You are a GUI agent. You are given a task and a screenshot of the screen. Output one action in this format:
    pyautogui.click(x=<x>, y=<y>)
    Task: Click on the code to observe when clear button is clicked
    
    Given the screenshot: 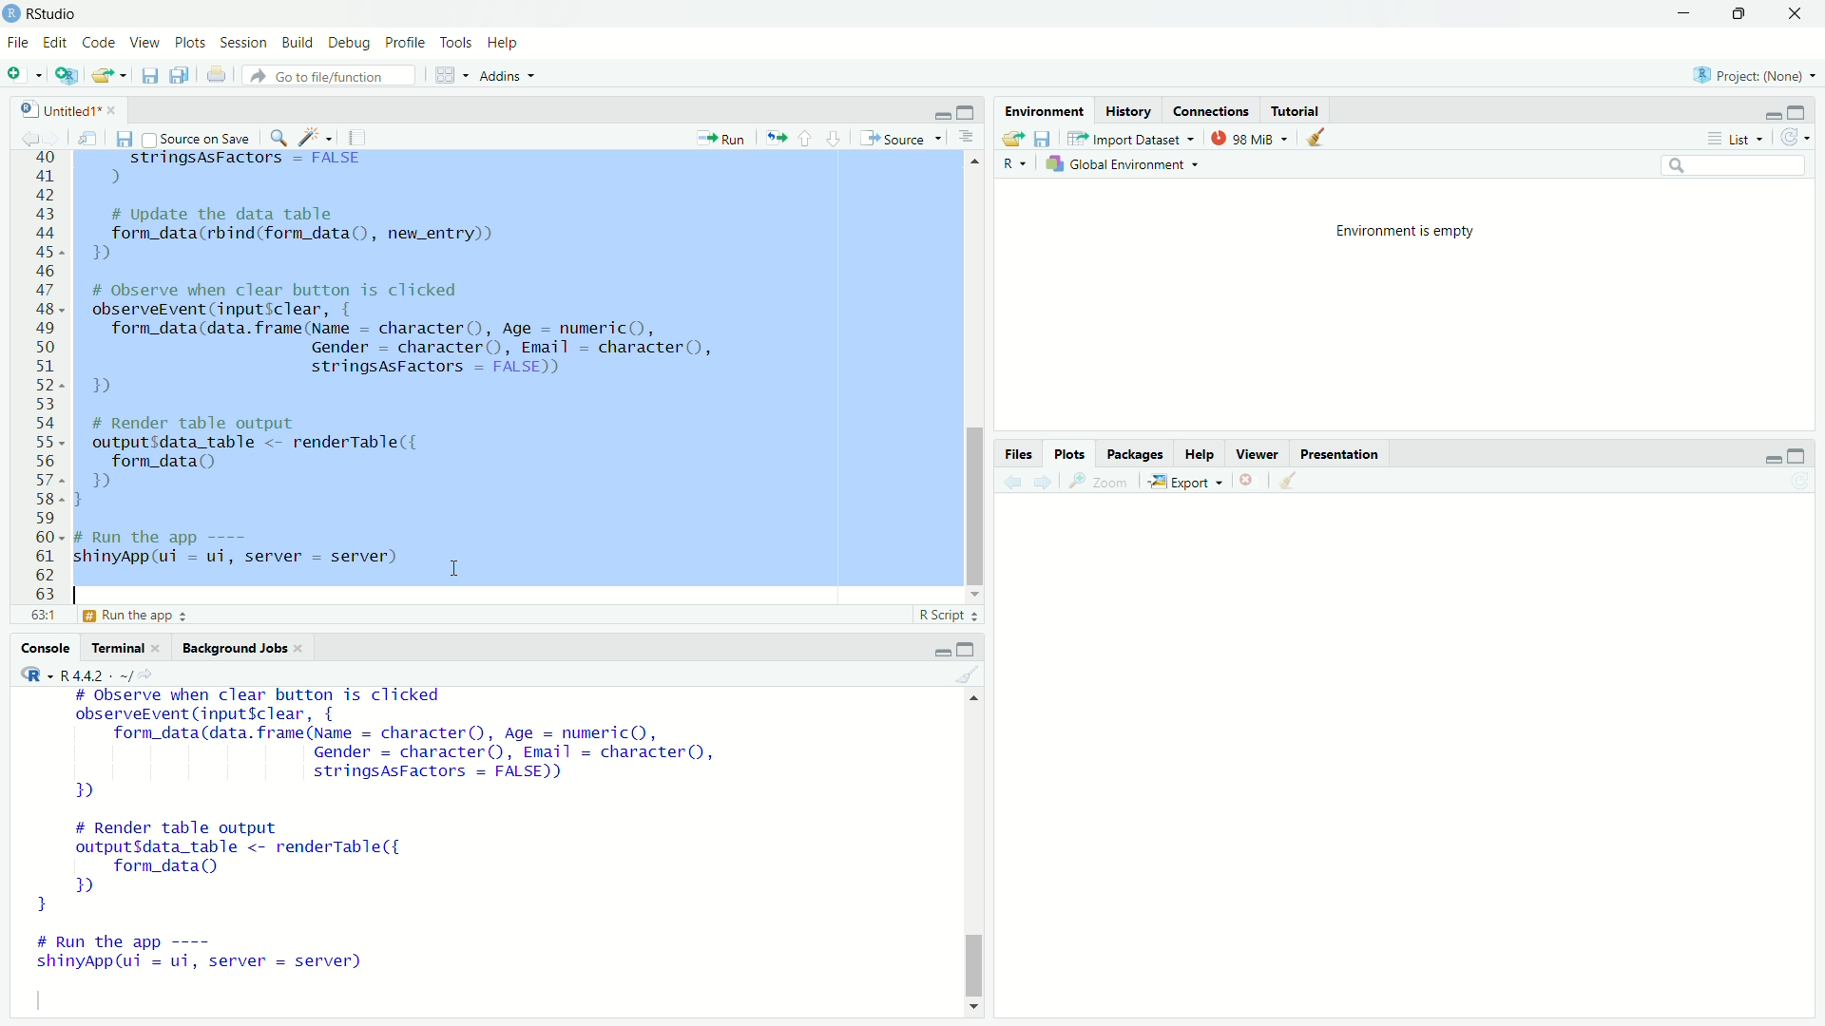 What is the action you would take?
    pyautogui.click(x=420, y=341)
    